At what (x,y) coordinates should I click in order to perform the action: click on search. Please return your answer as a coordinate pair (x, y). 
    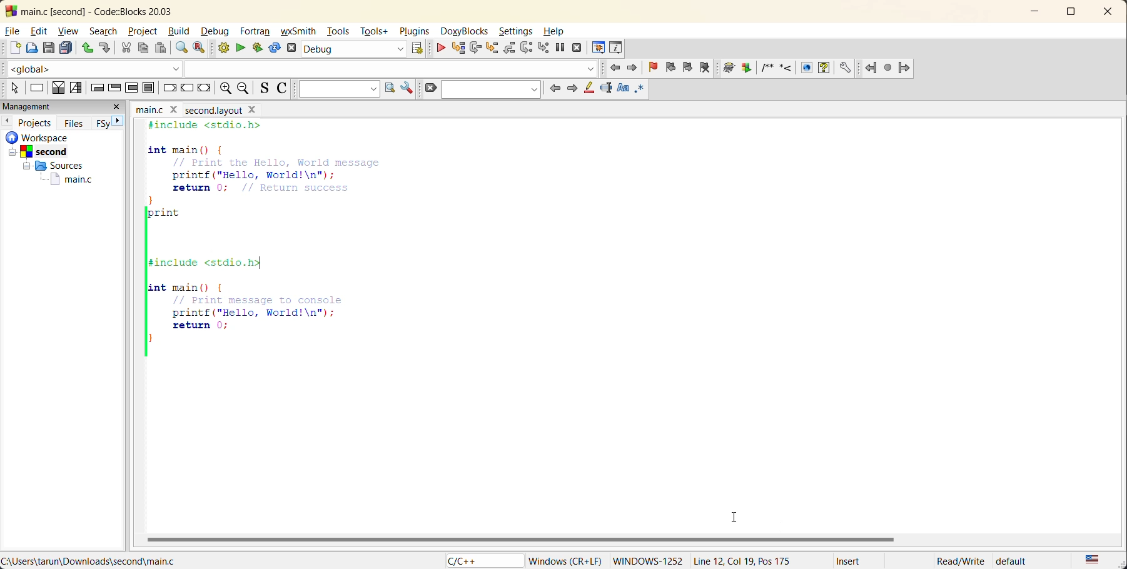
    Looking at the image, I should click on (493, 90).